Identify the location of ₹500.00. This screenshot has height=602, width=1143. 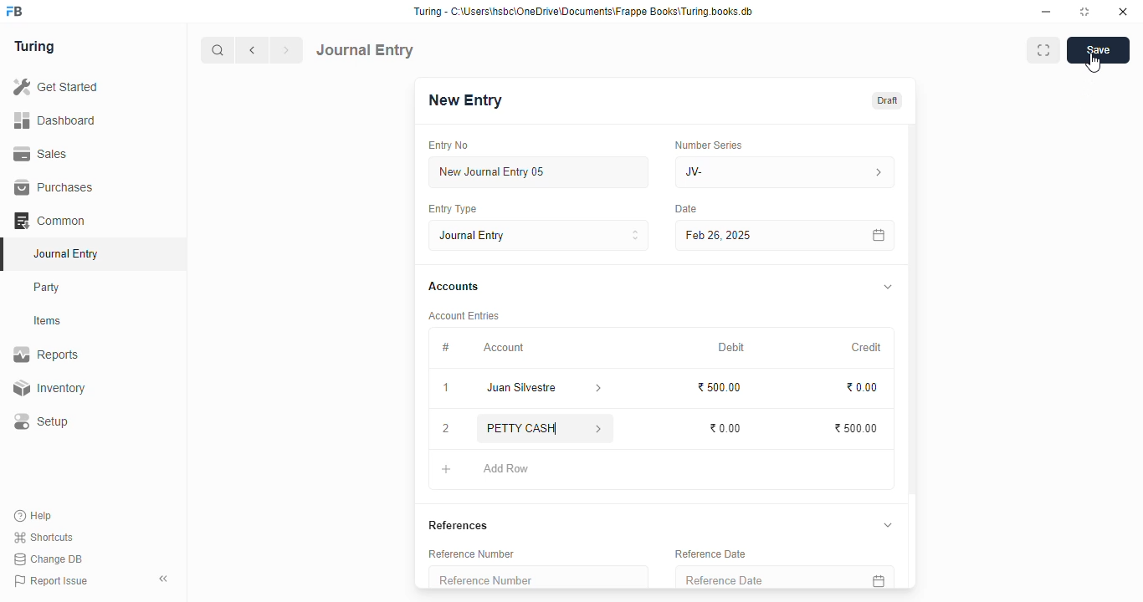
(857, 427).